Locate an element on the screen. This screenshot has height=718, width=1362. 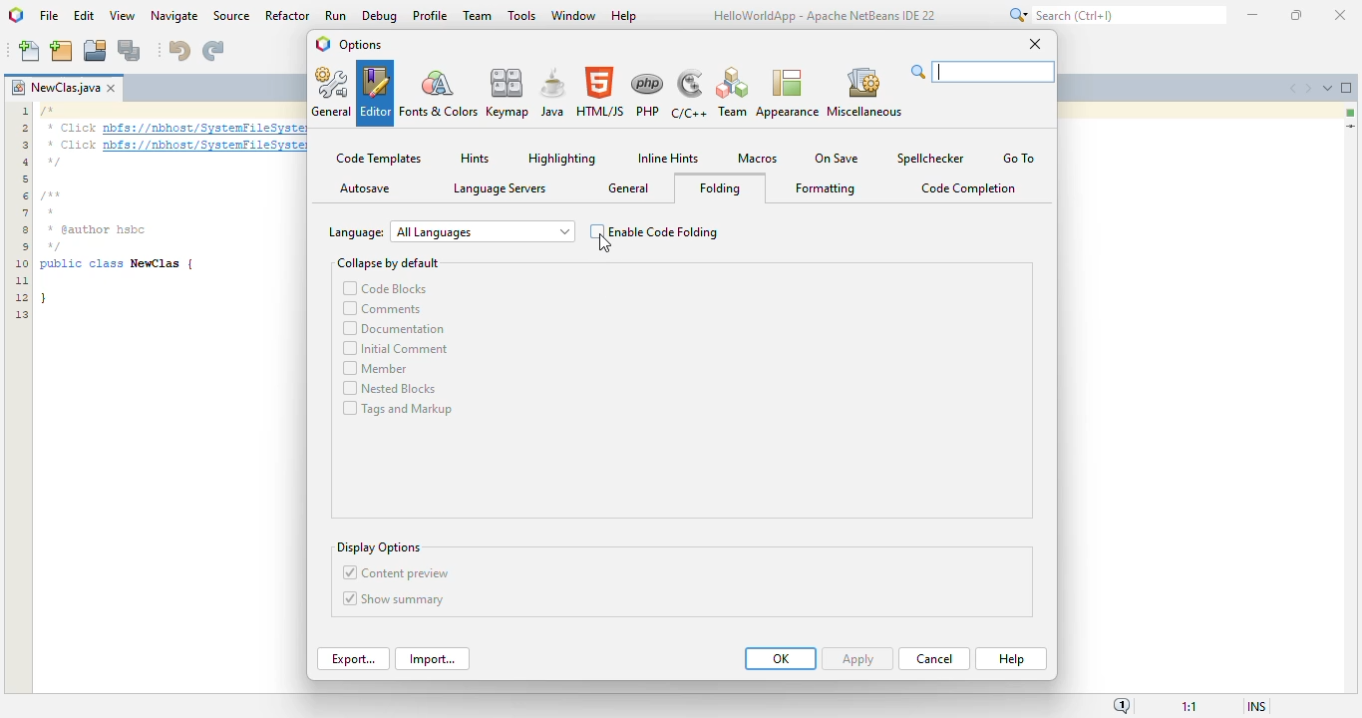
navigate is located at coordinates (173, 16).